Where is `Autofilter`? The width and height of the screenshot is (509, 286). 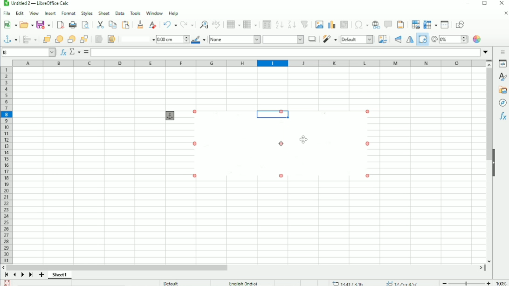
Autofilter is located at coordinates (305, 25).